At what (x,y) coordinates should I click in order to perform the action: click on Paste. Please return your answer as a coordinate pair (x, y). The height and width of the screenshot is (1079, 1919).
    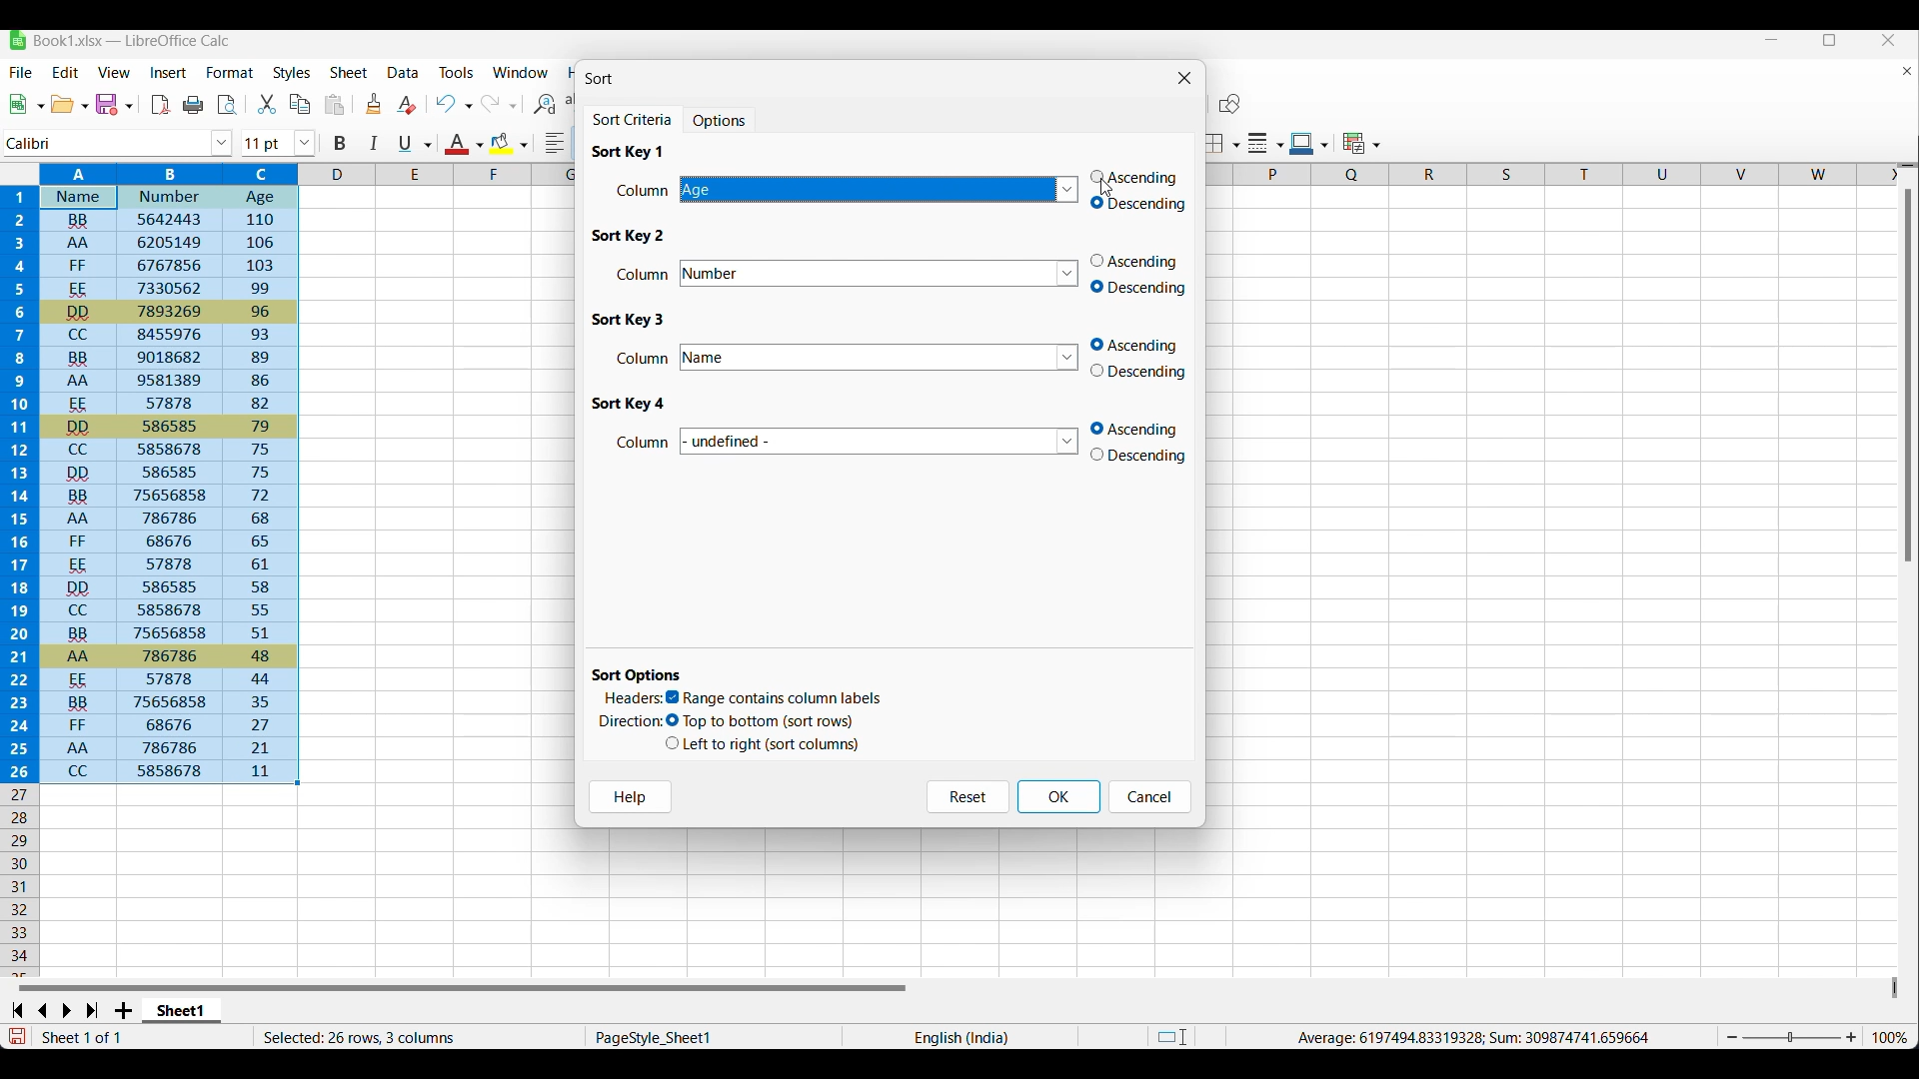
    Looking at the image, I should click on (335, 104).